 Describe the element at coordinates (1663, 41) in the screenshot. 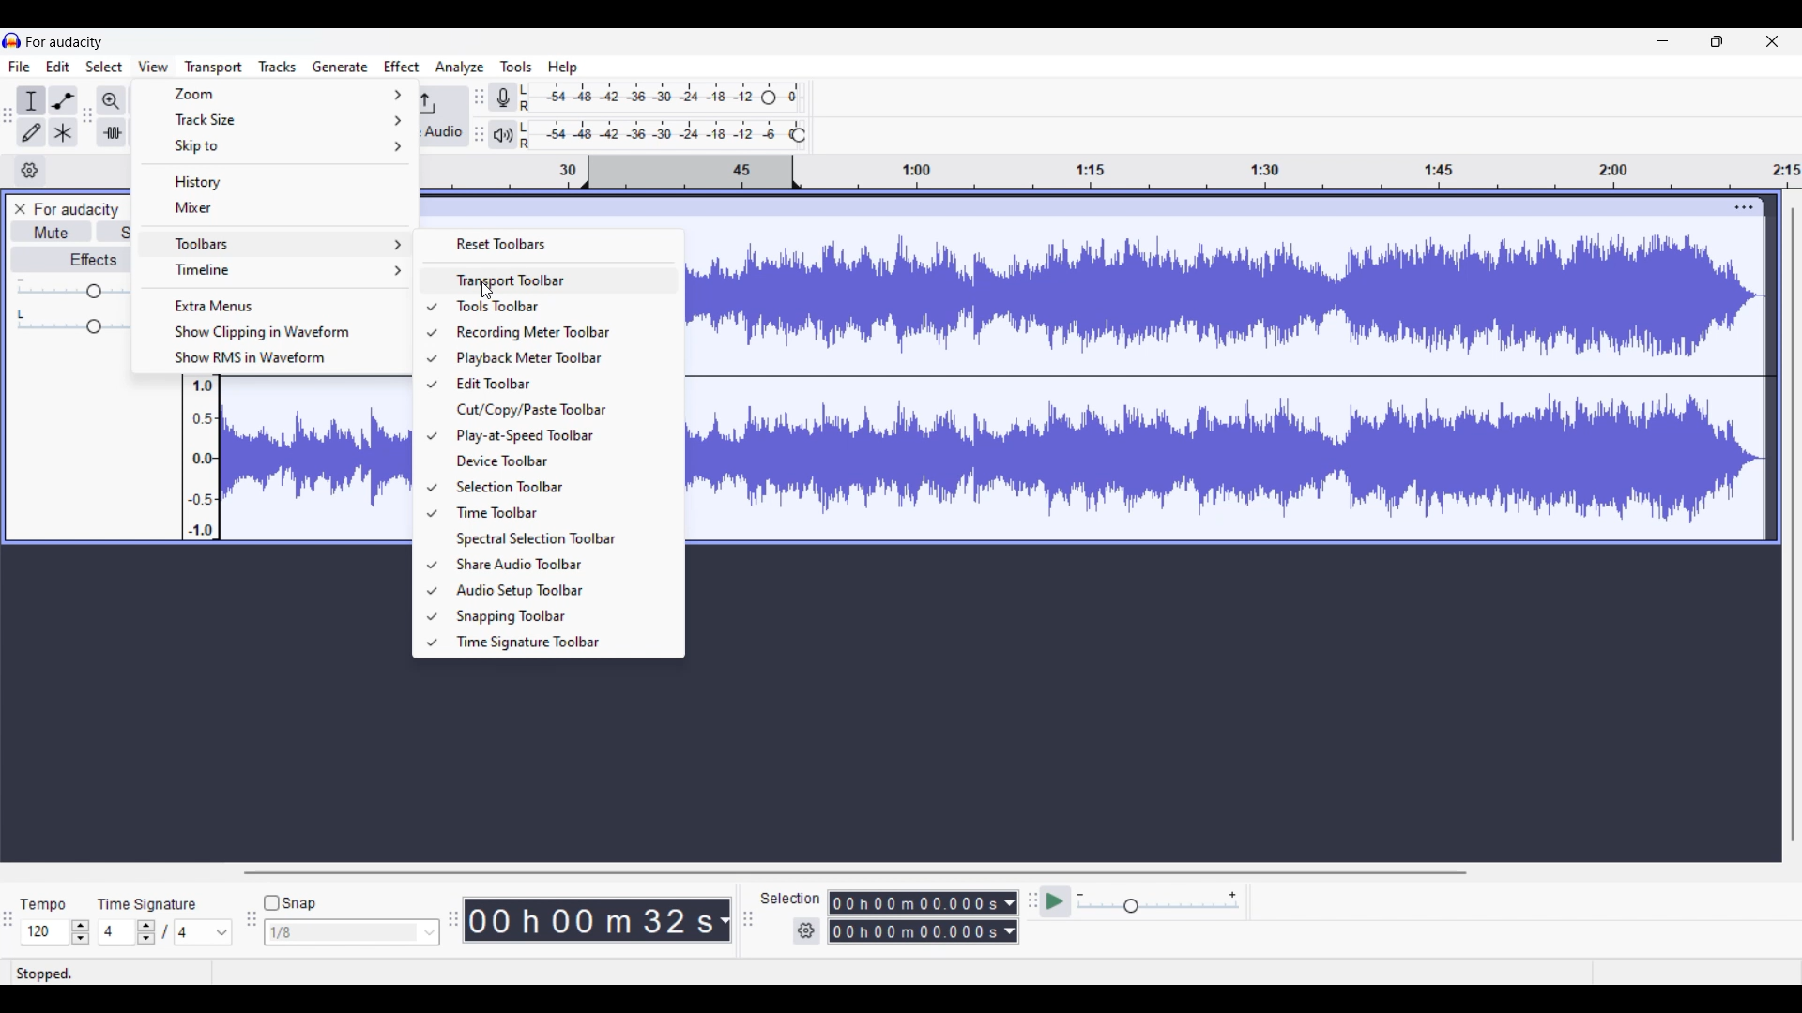

I see `Minimize` at that location.